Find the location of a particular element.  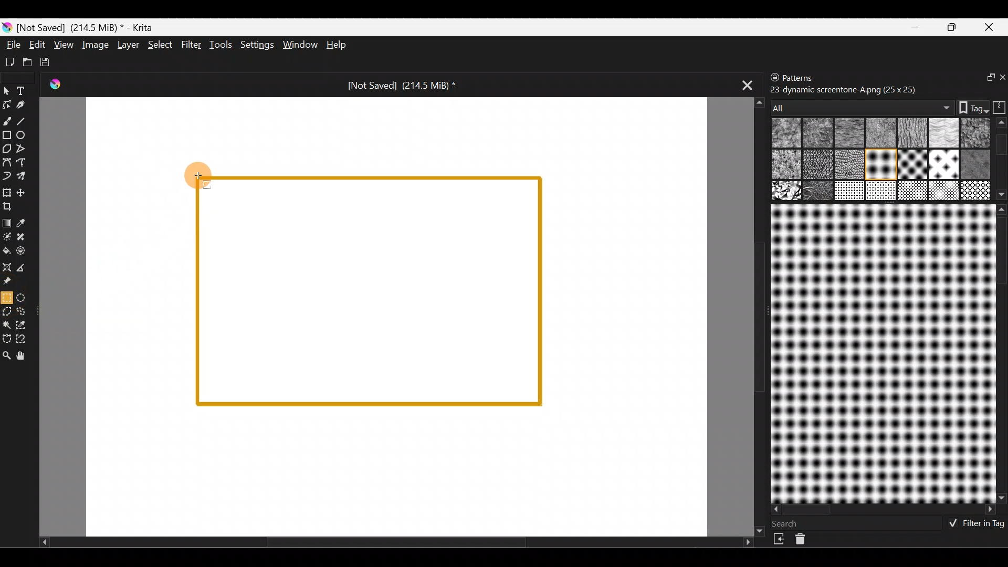

Lock/unlock docker is located at coordinates (772, 78).